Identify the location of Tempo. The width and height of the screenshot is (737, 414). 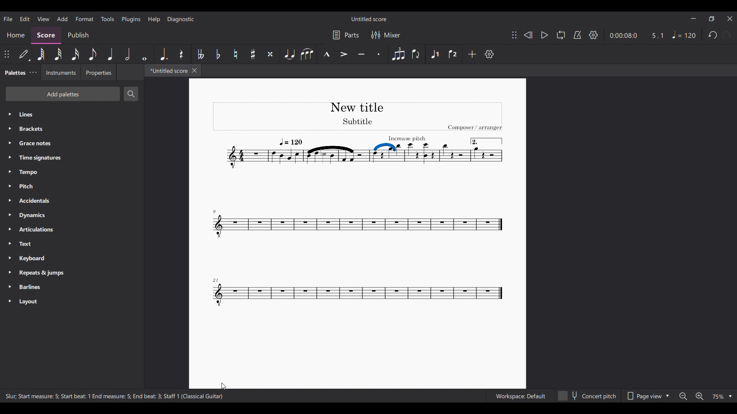
(684, 35).